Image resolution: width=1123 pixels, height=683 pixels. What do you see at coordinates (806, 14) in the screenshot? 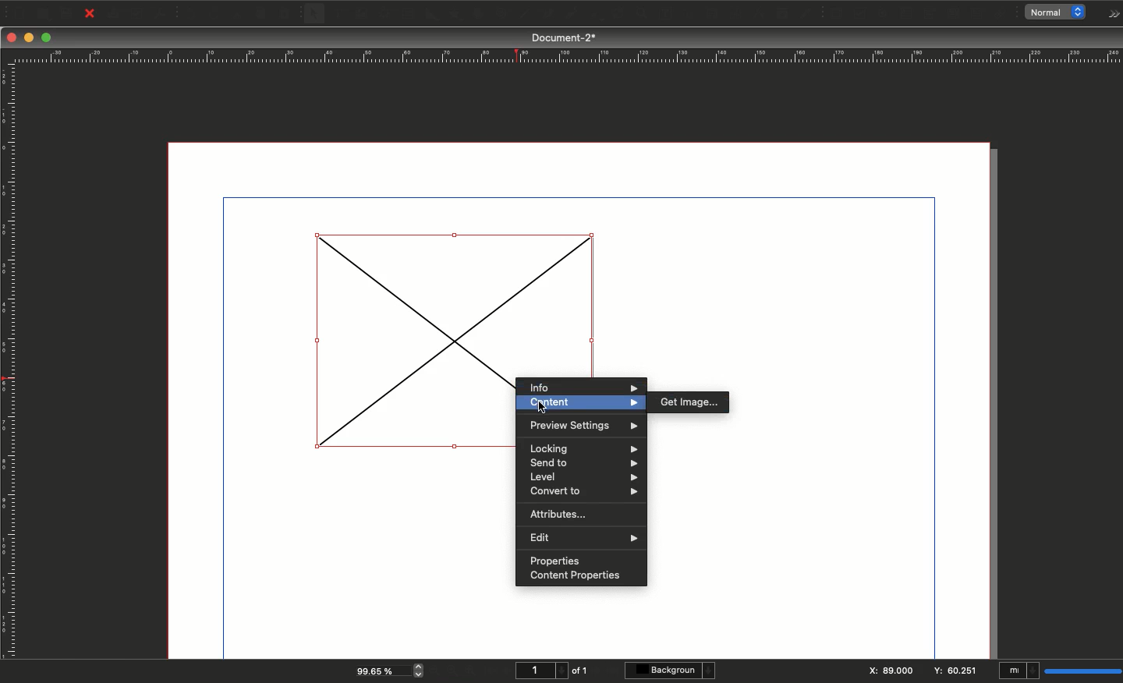
I see `Eye dropper` at bounding box center [806, 14].